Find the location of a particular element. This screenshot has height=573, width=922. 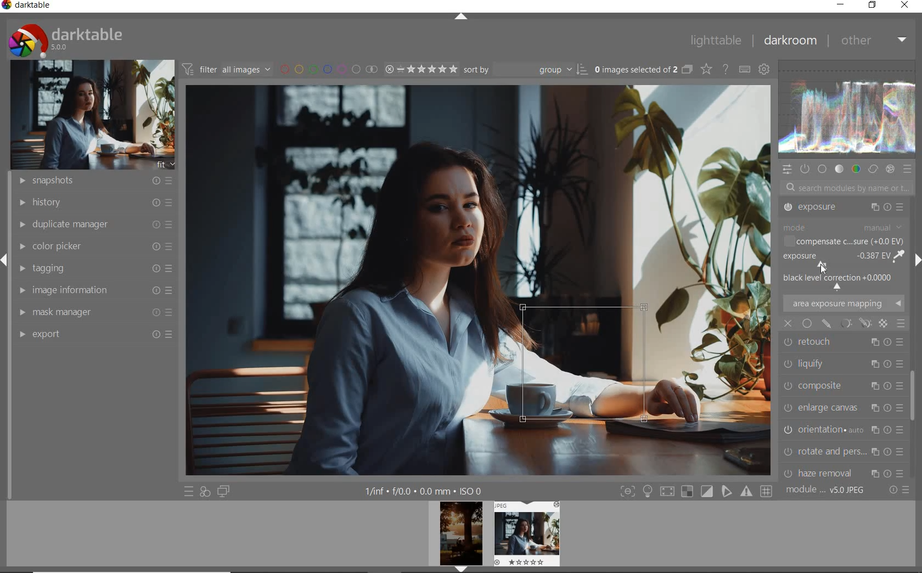

TOGGLE MODE is located at coordinates (696, 491).